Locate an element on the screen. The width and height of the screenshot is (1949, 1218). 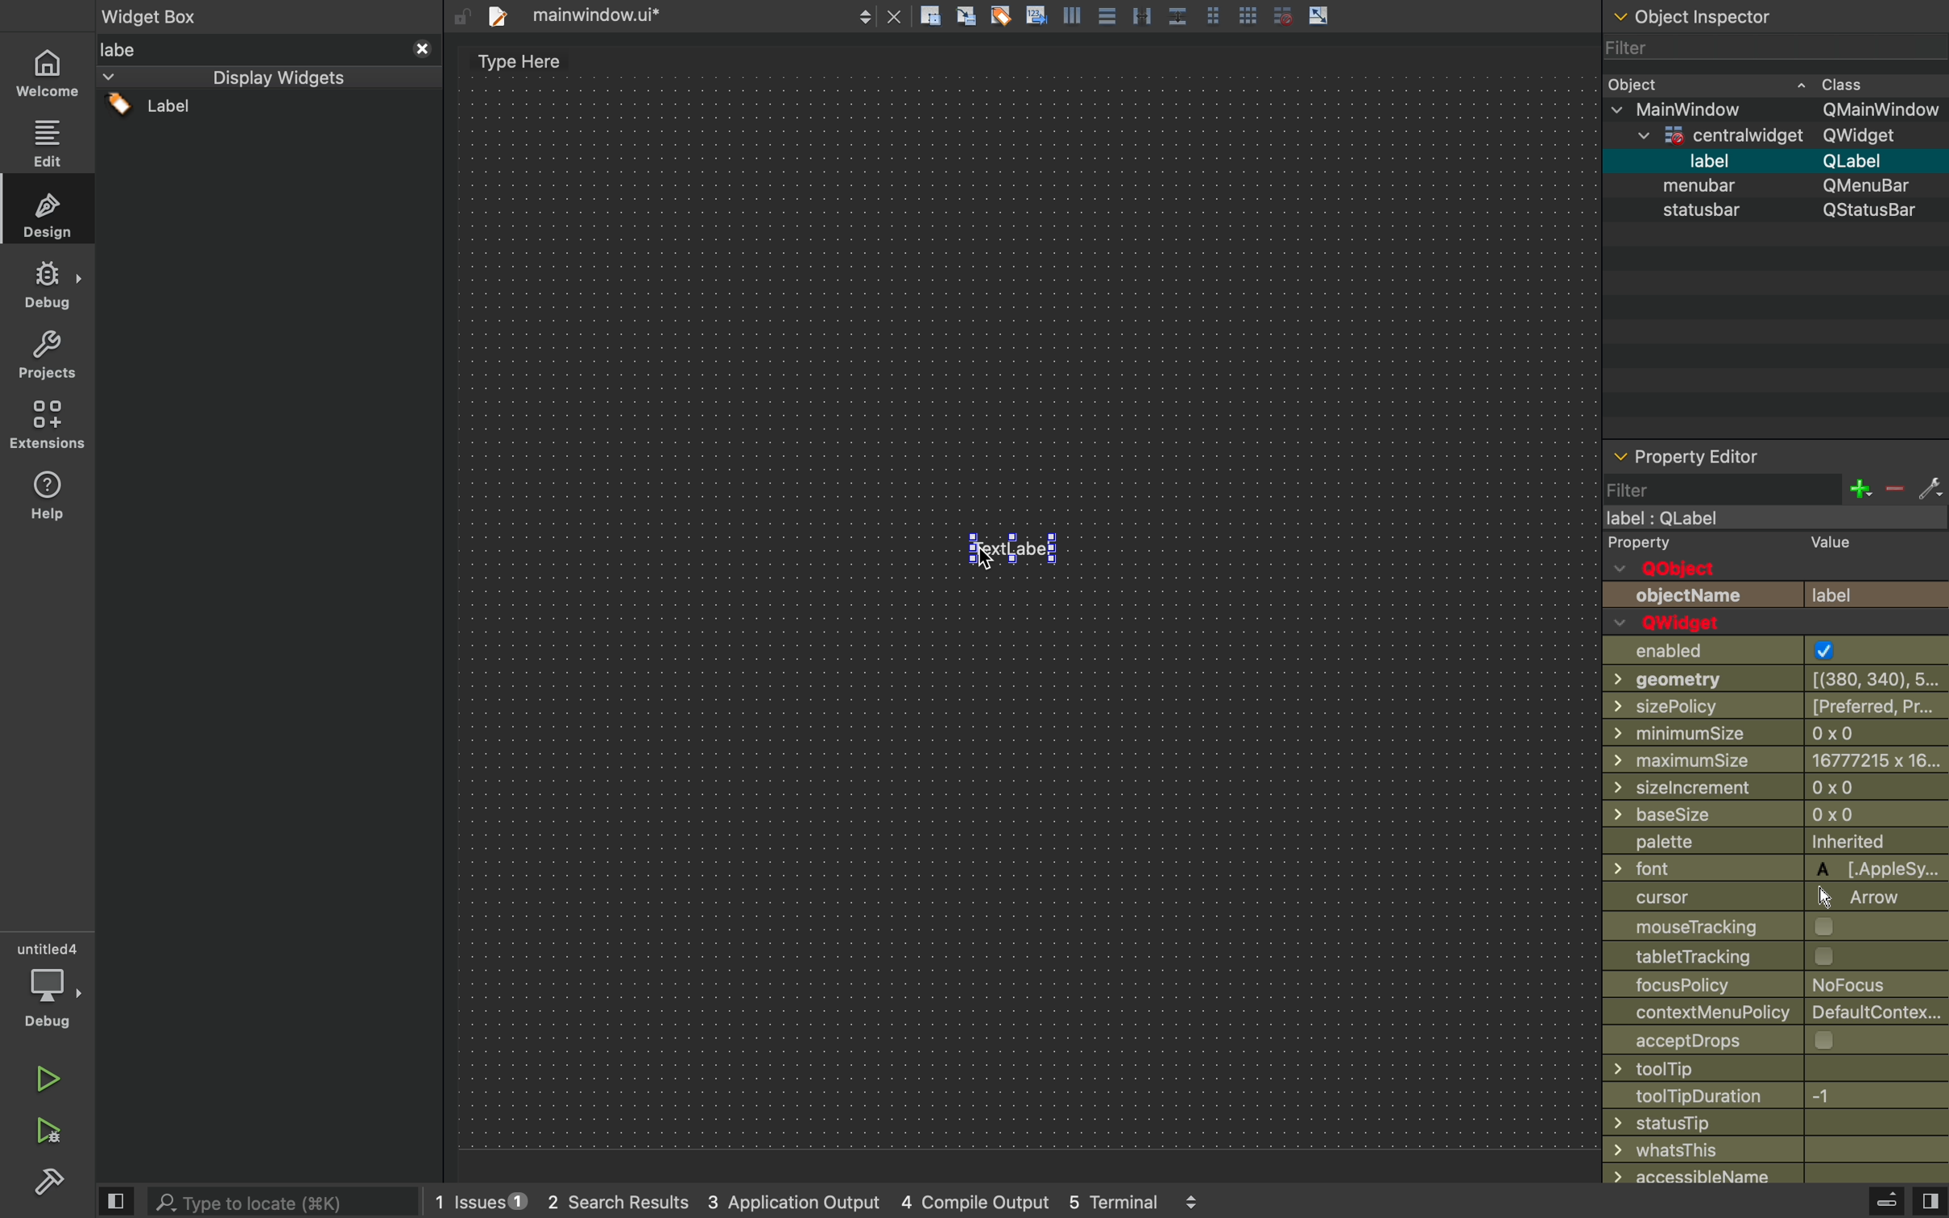
design is located at coordinates (47, 209).